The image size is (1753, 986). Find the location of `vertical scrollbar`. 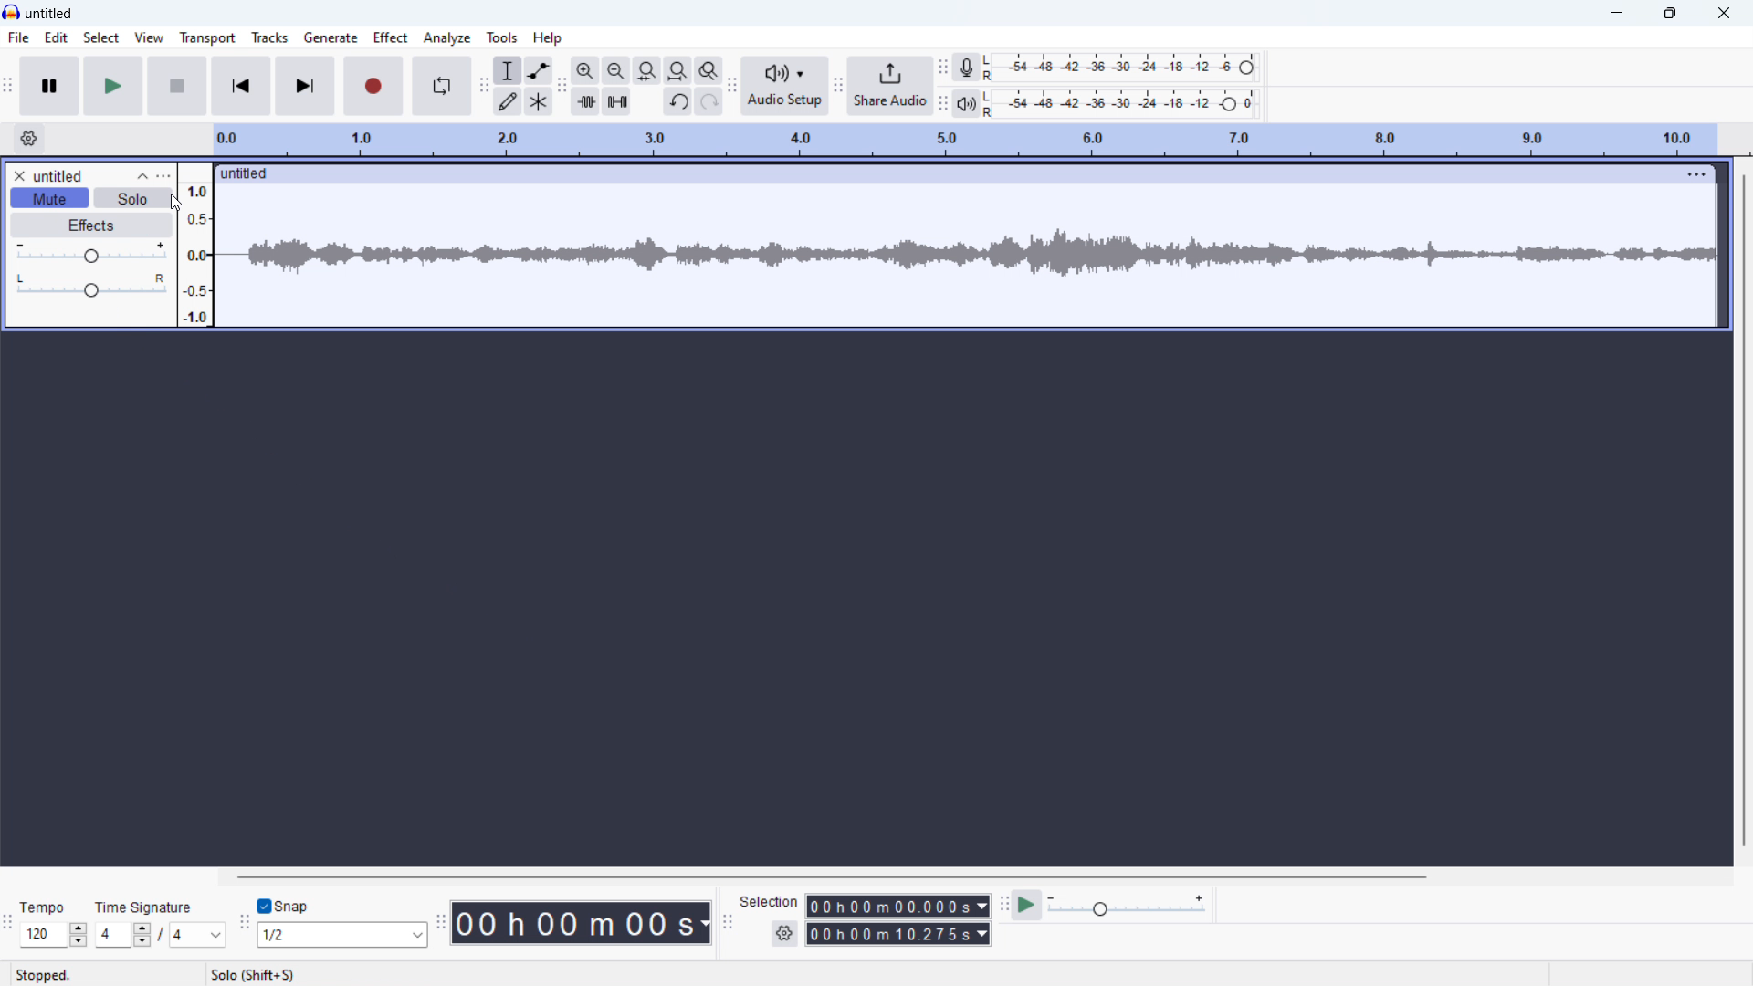

vertical scrollbar is located at coordinates (1744, 510).